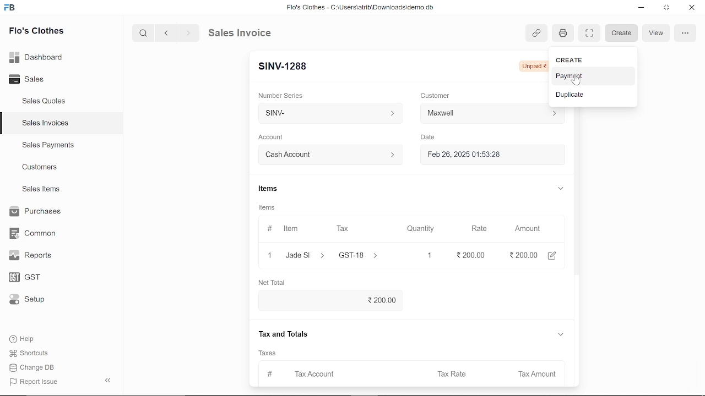  I want to click on options, so click(685, 32).